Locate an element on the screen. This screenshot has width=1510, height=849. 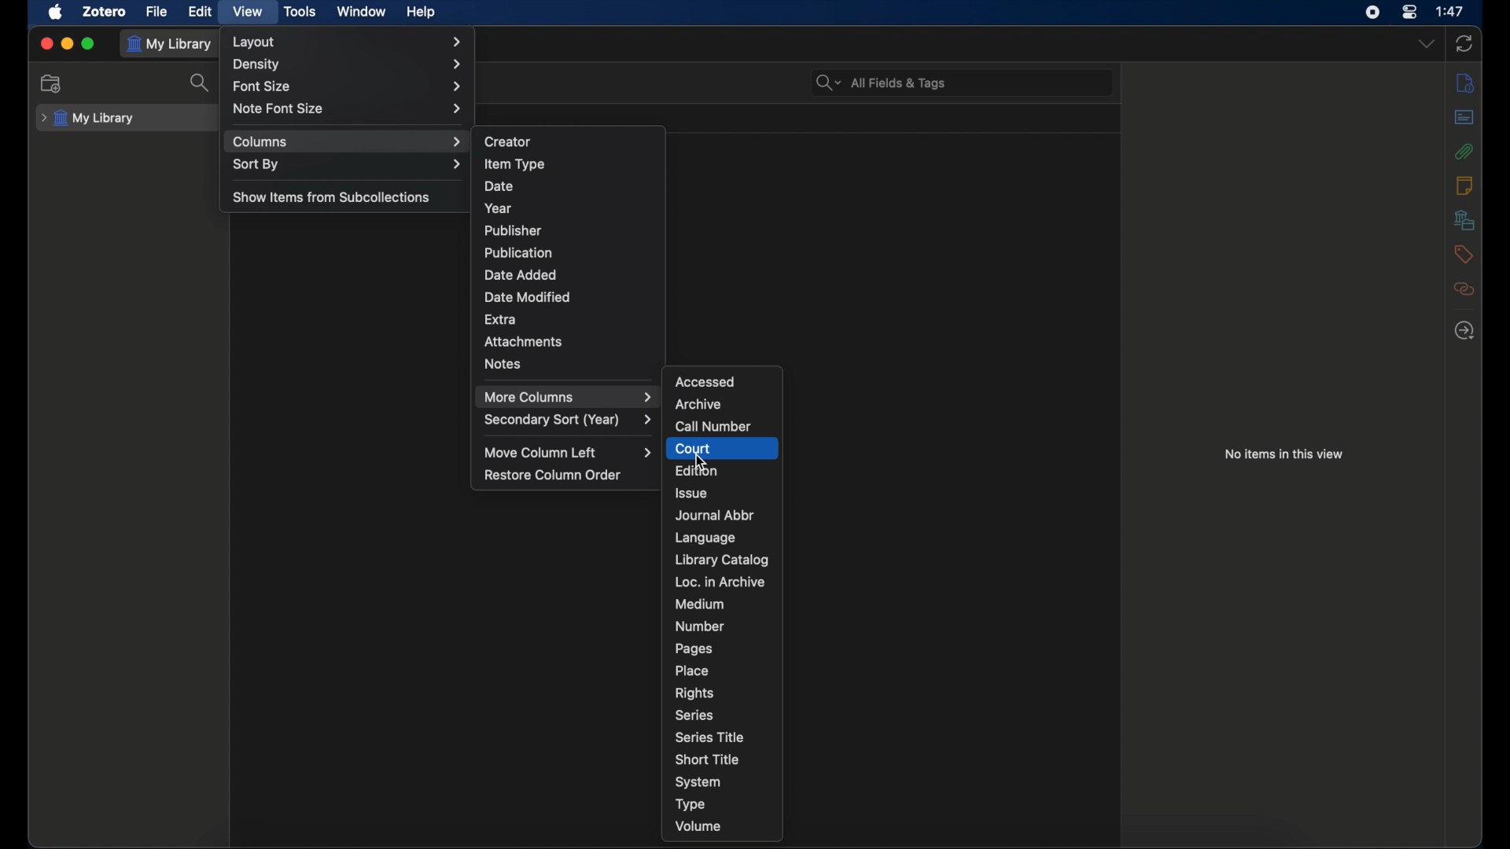
attachments is located at coordinates (524, 341).